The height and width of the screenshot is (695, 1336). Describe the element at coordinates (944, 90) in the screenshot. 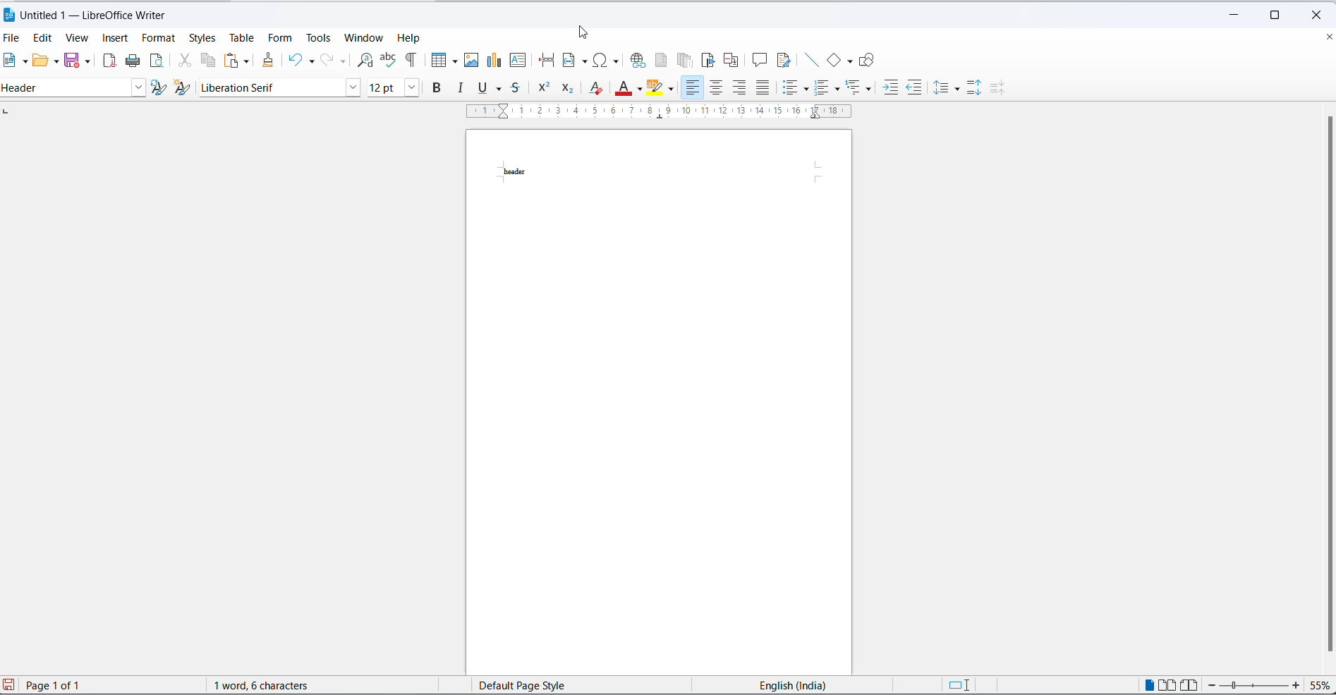

I see `line spacing` at that location.